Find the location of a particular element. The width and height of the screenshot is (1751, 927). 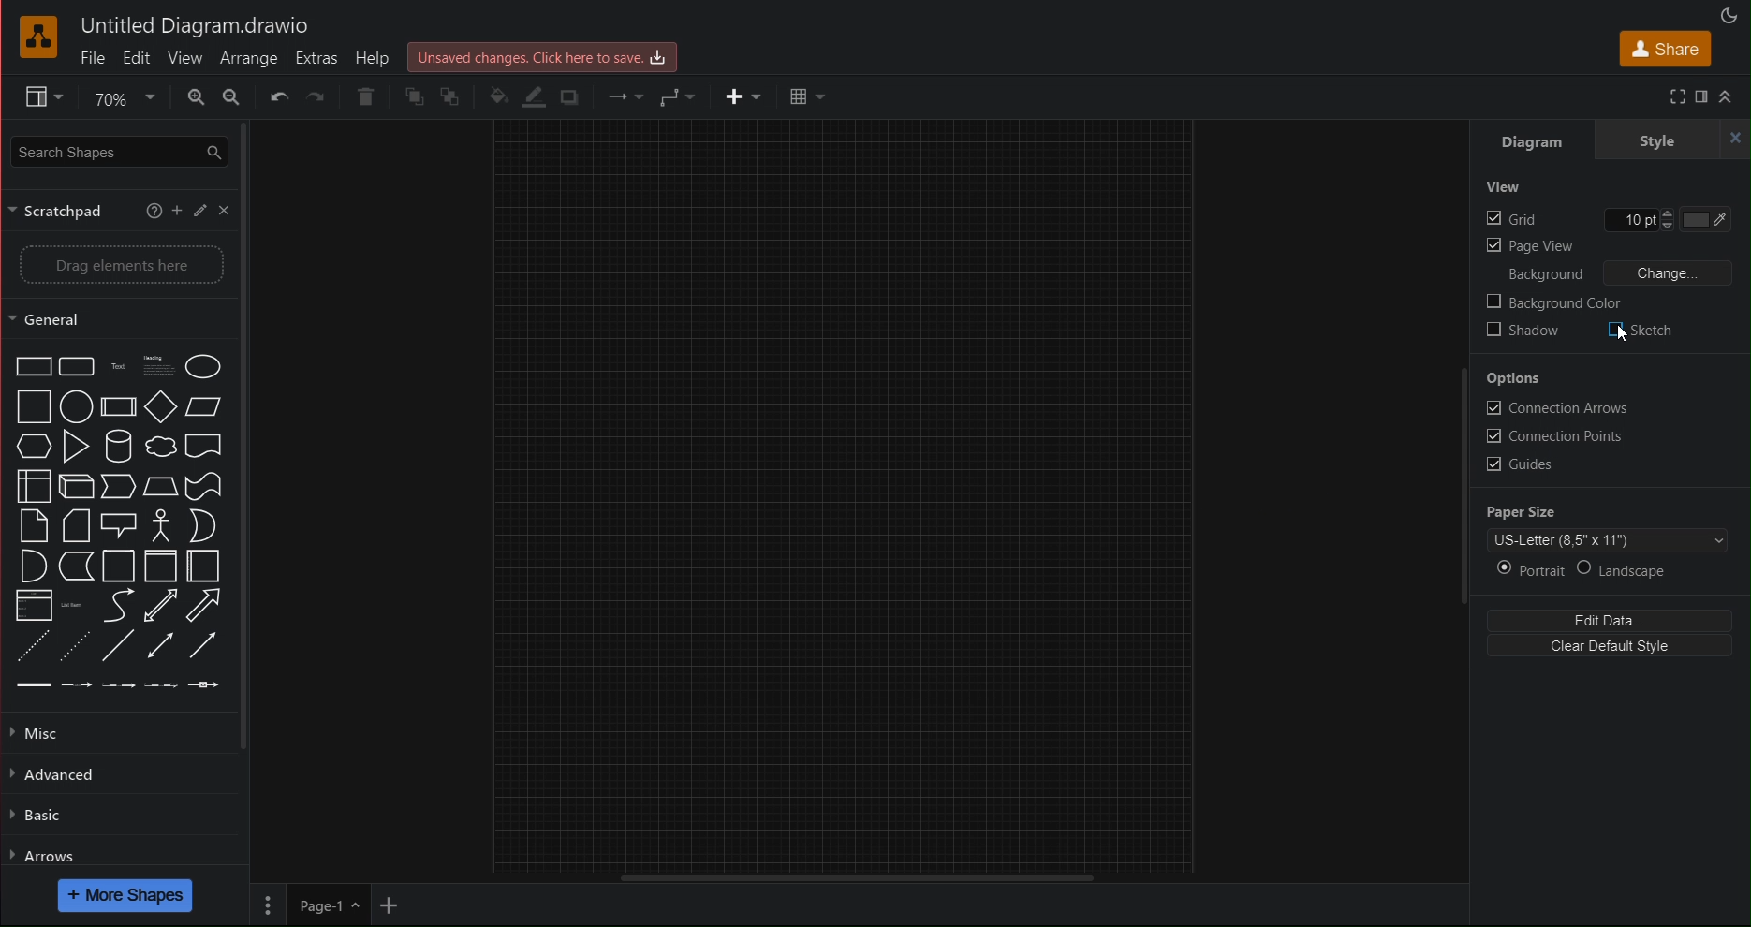

Share is located at coordinates (1666, 51).